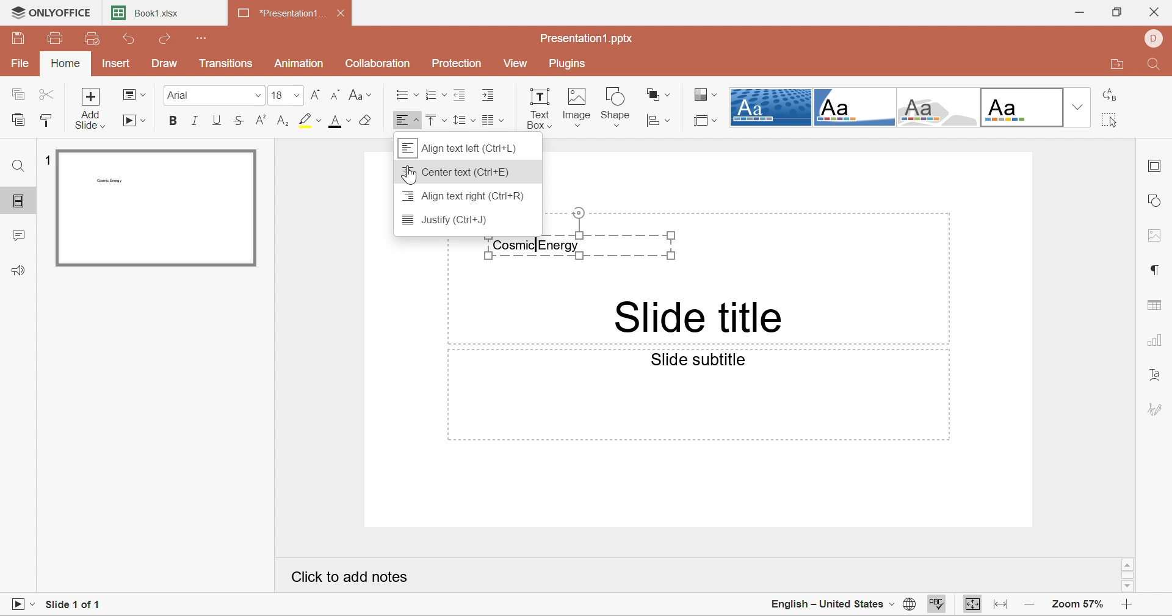 This screenshot has width=1172, height=616. I want to click on Find, so click(15, 165).